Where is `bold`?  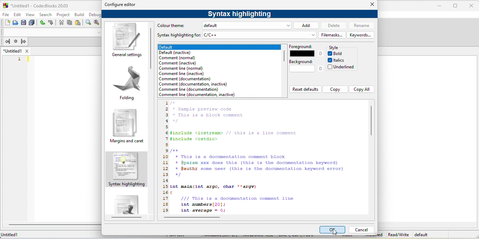
bold is located at coordinates (337, 54).